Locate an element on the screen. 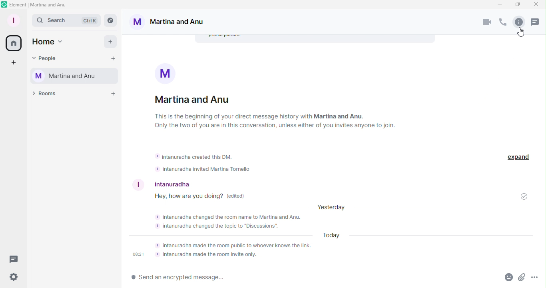 The image size is (546, 288). Attachment is located at coordinates (521, 279).